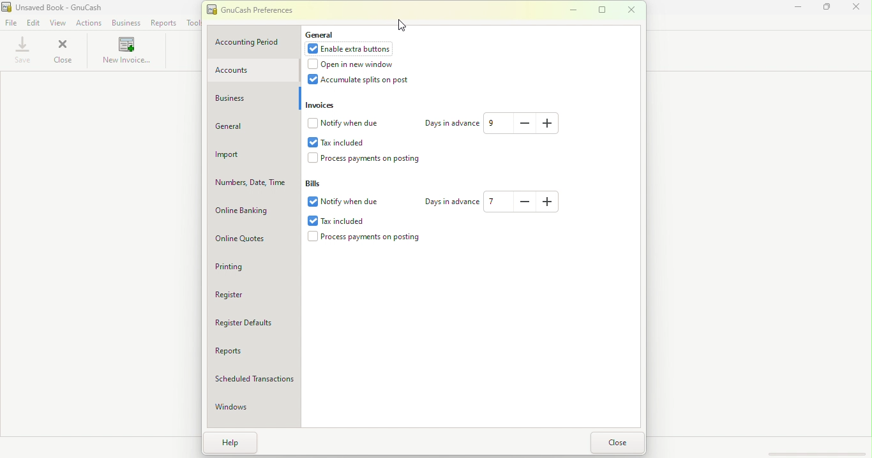  I want to click on Maximize, so click(600, 11).